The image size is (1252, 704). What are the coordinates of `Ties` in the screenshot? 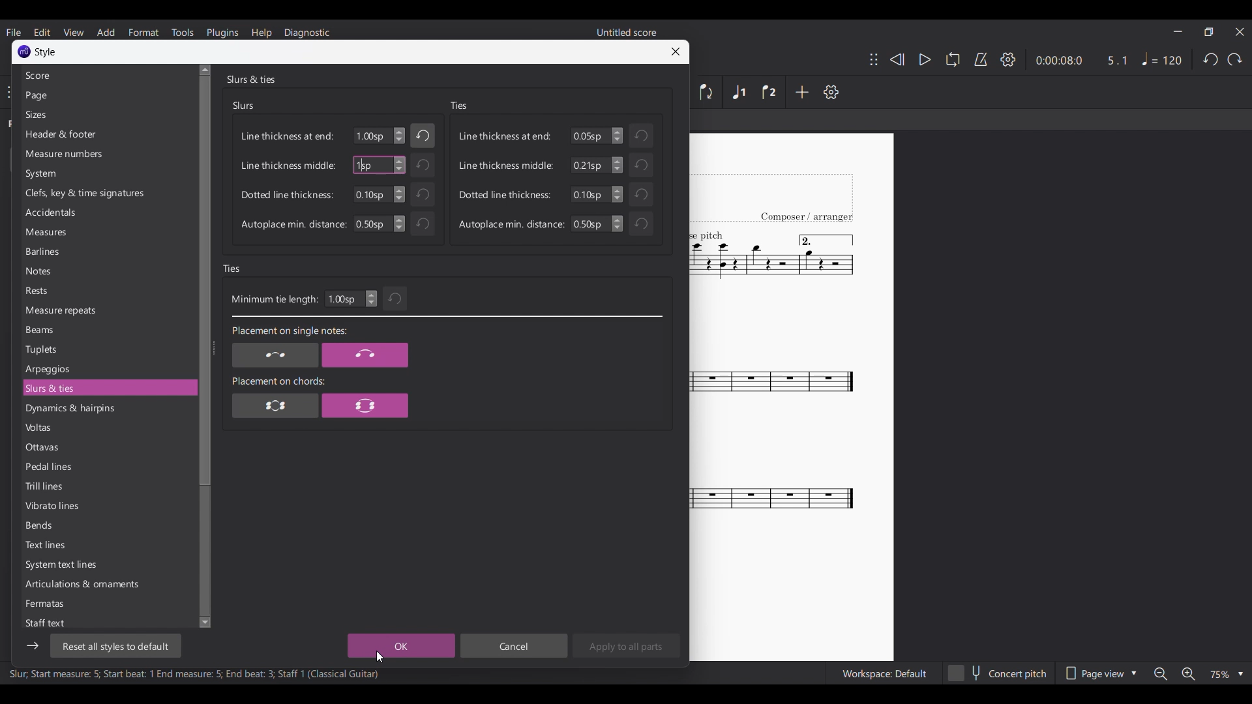 It's located at (232, 269).